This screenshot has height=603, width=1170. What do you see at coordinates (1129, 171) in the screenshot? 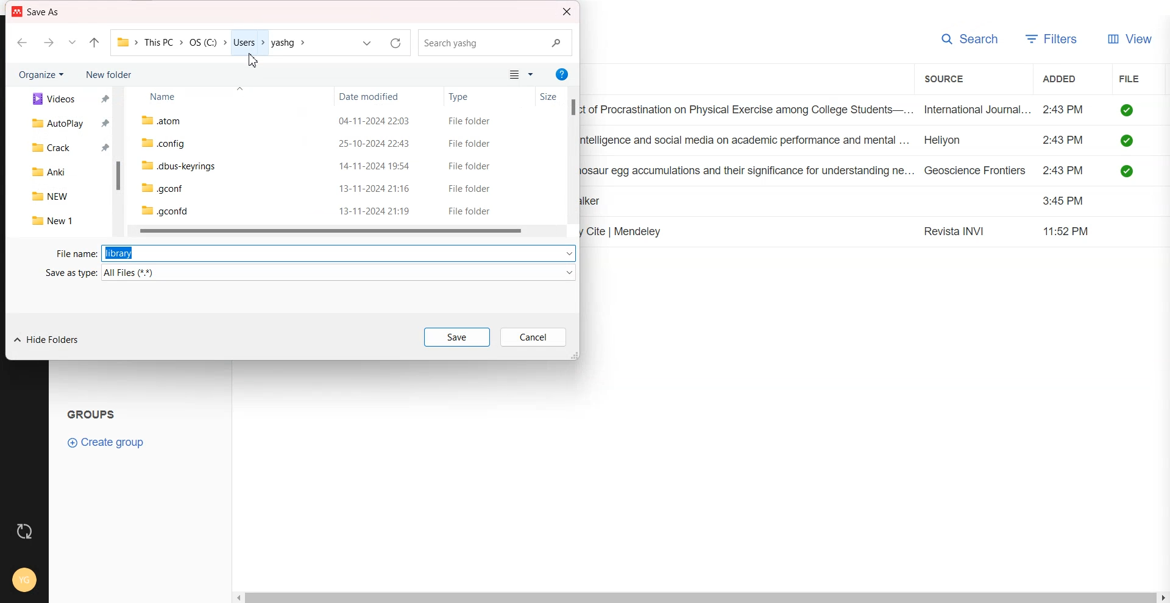
I see `saved` at bounding box center [1129, 171].